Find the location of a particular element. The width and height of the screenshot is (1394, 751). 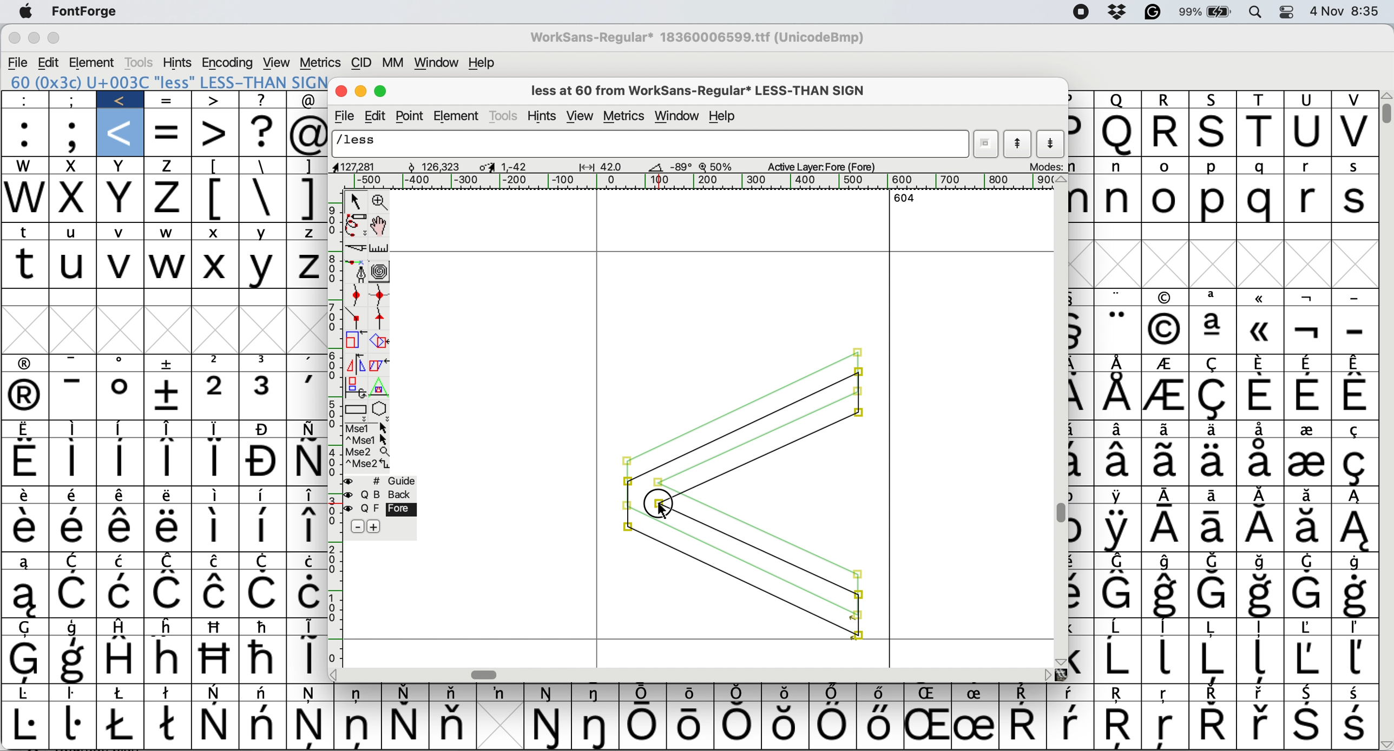

element is located at coordinates (93, 62).